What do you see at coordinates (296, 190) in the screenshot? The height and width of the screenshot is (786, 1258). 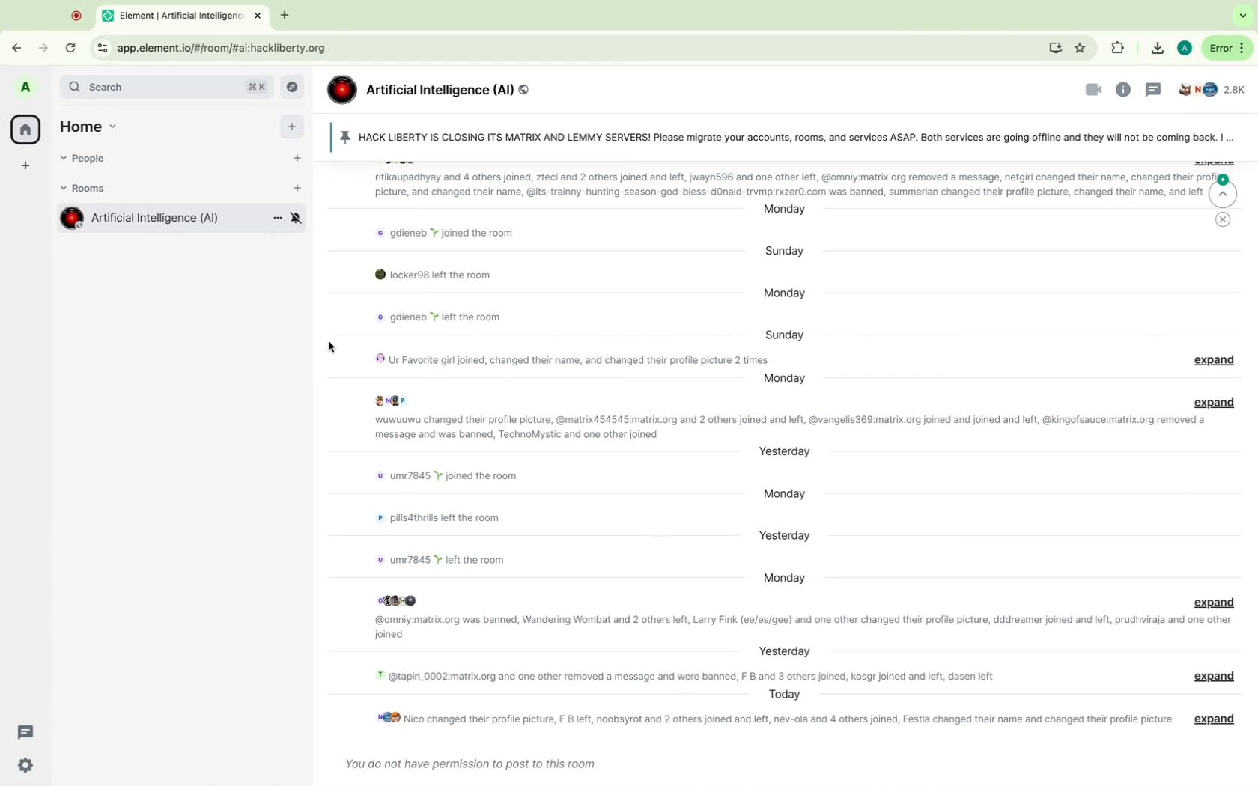 I see `add rooms` at bounding box center [296, 190].